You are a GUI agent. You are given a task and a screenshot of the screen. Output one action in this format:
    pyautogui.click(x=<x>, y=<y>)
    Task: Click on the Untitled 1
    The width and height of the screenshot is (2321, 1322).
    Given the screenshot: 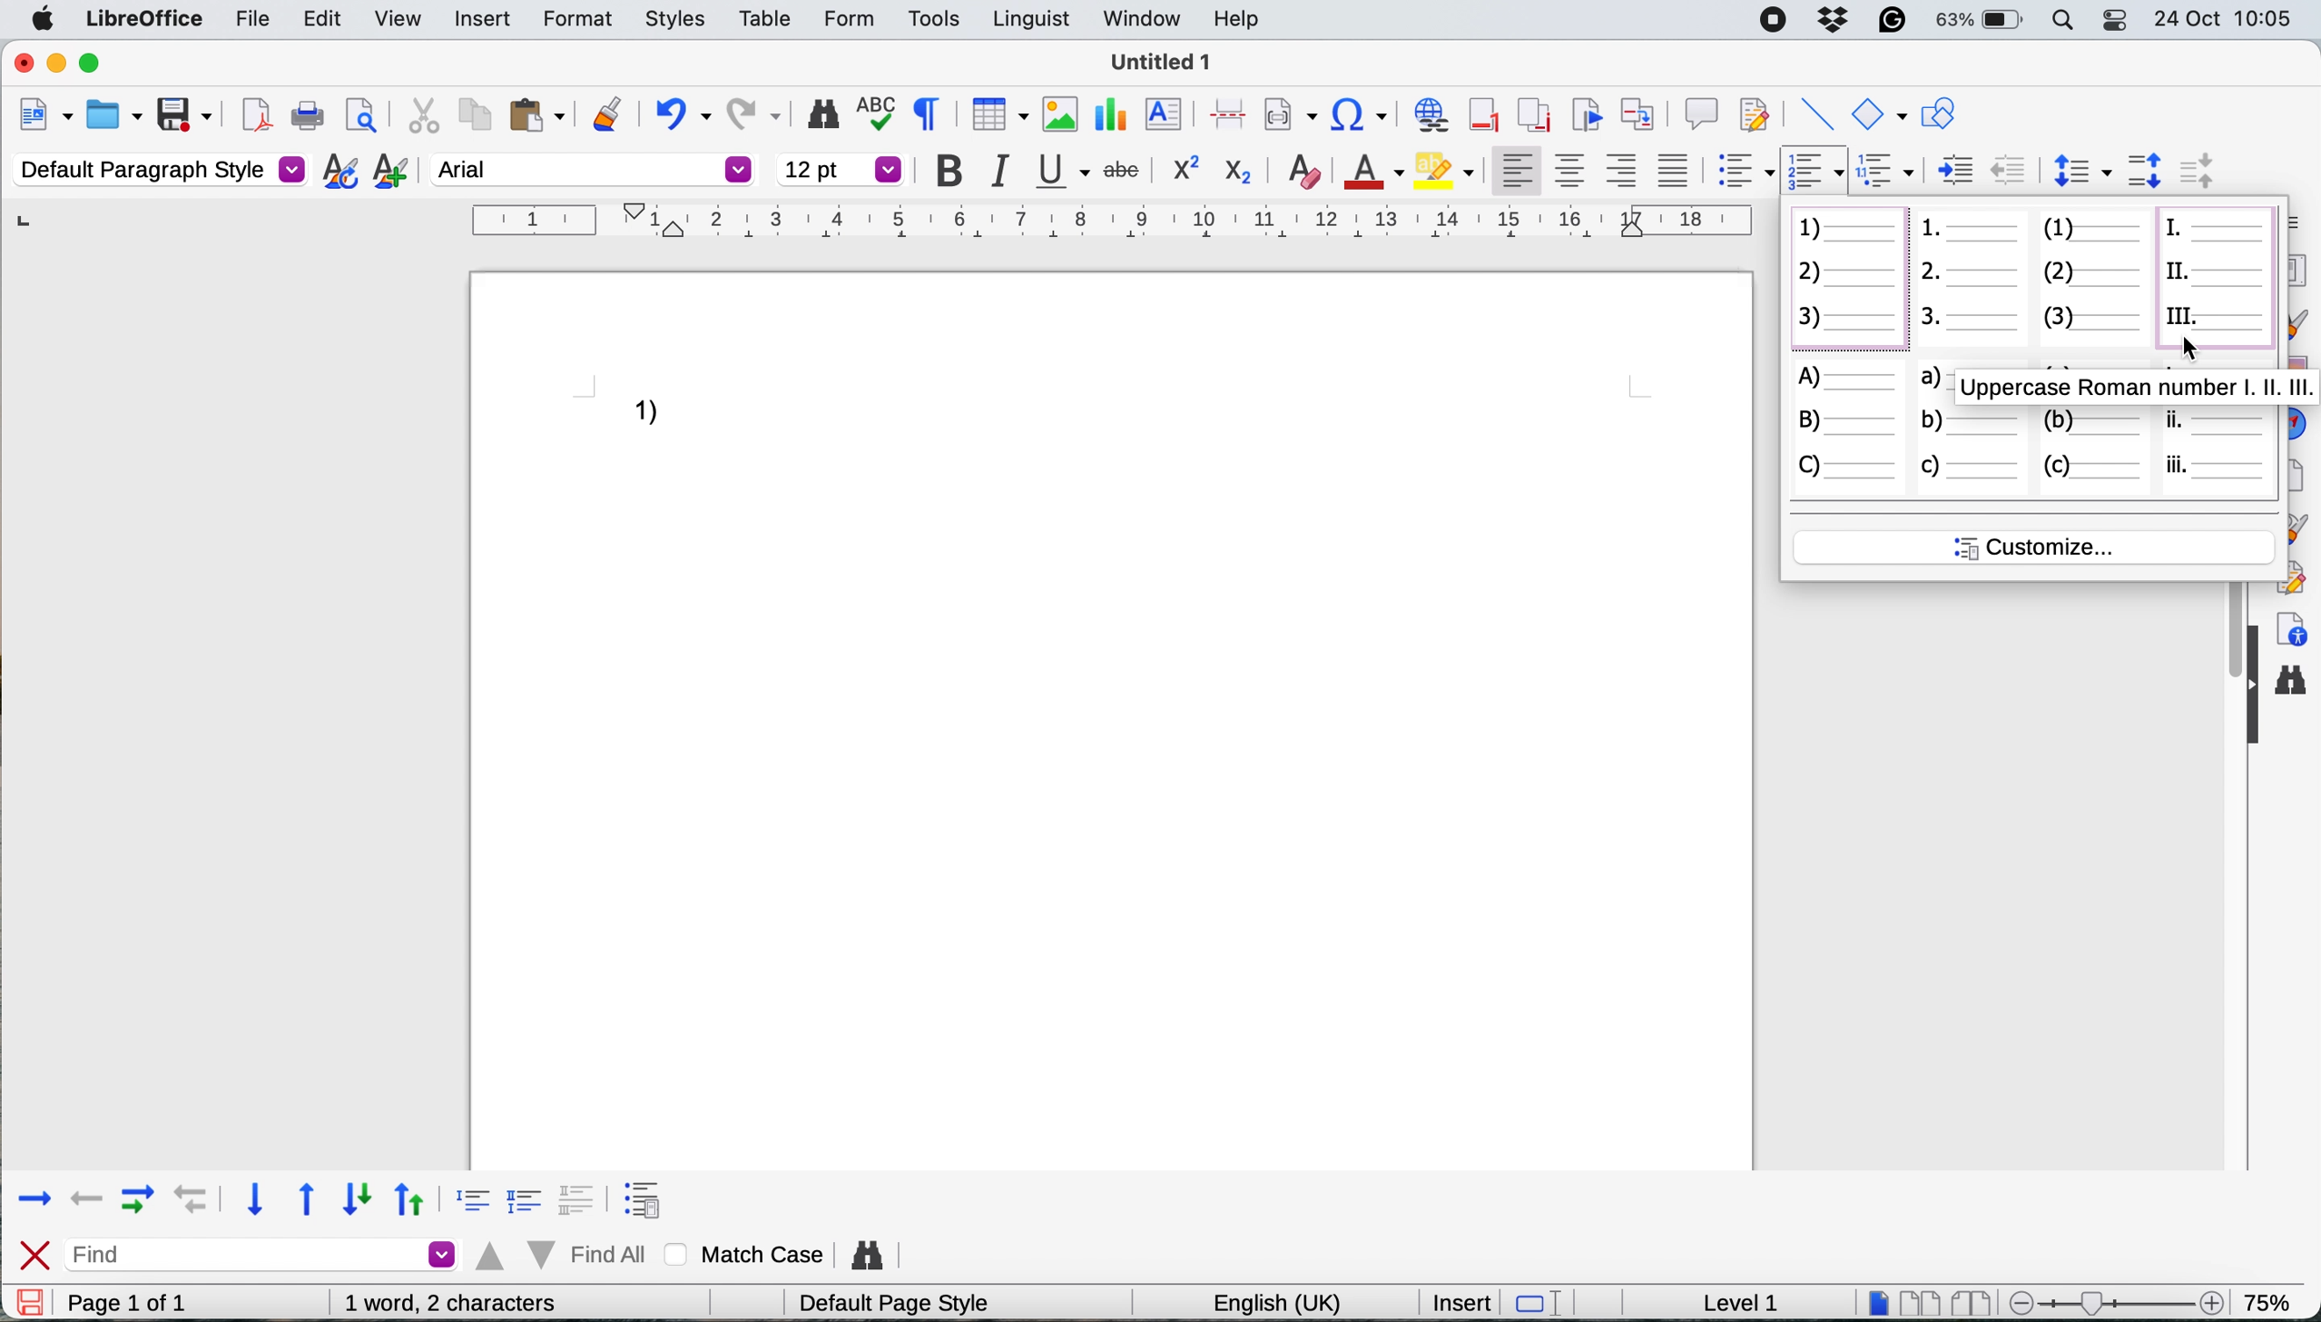 What is the action you would take?
    pyautogui.click(x=1161, y=63)
    